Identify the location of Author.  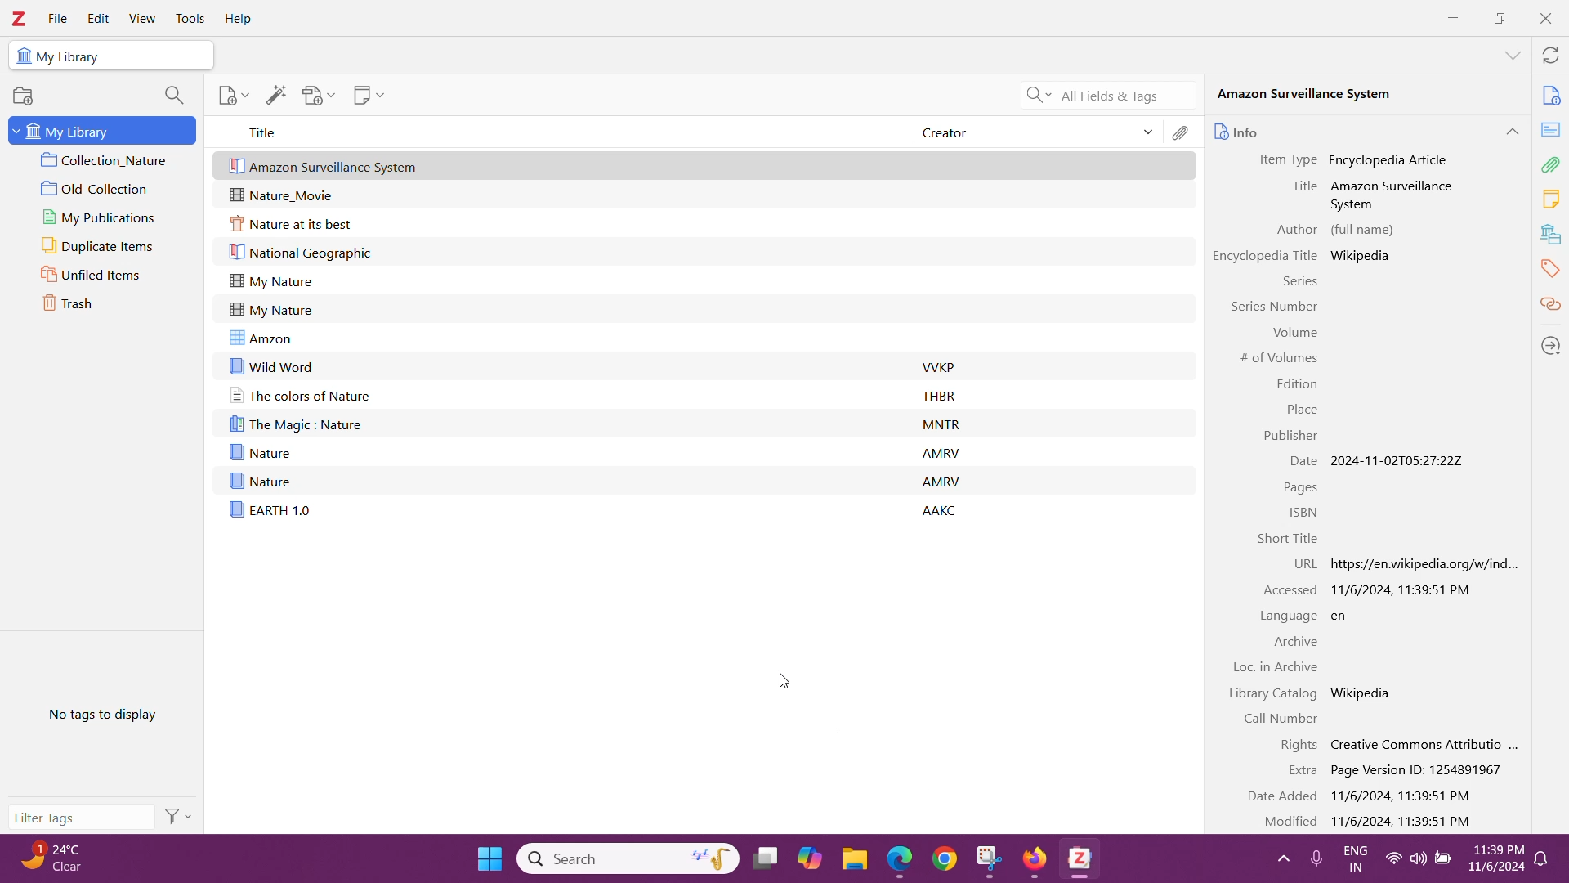
(1294, 229).